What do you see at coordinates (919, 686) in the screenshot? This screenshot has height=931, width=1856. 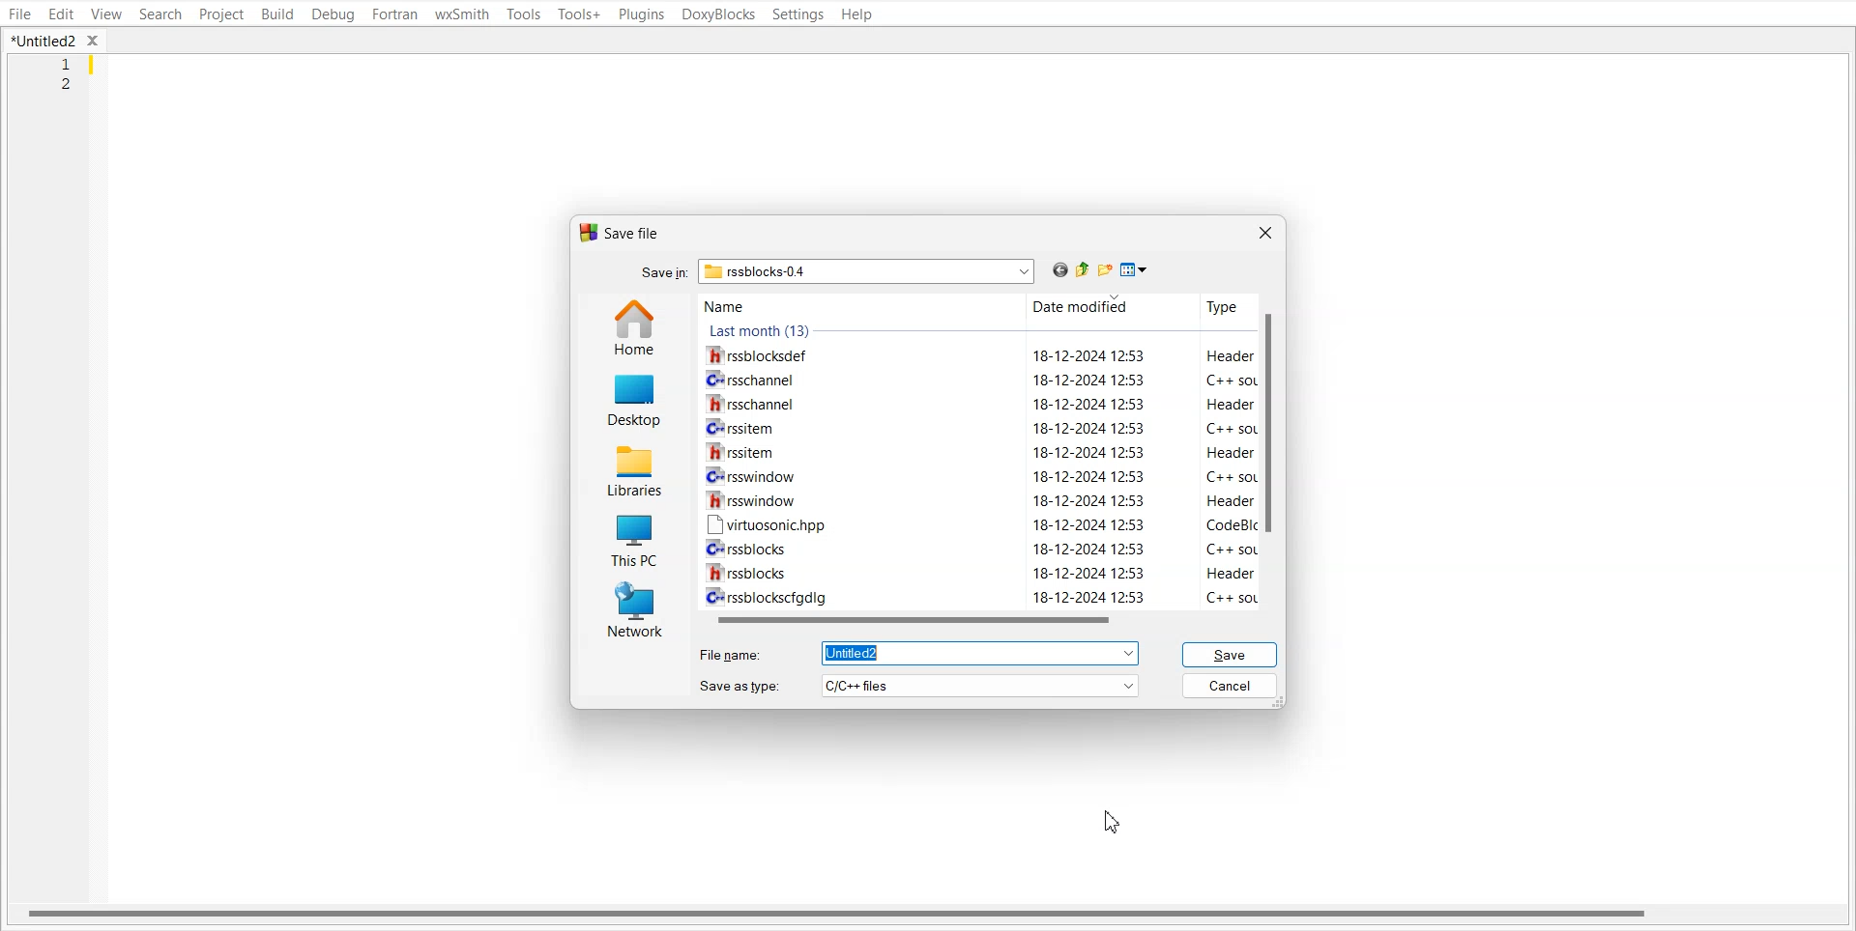 I see `Save as type` at bounding box center [919, 686].